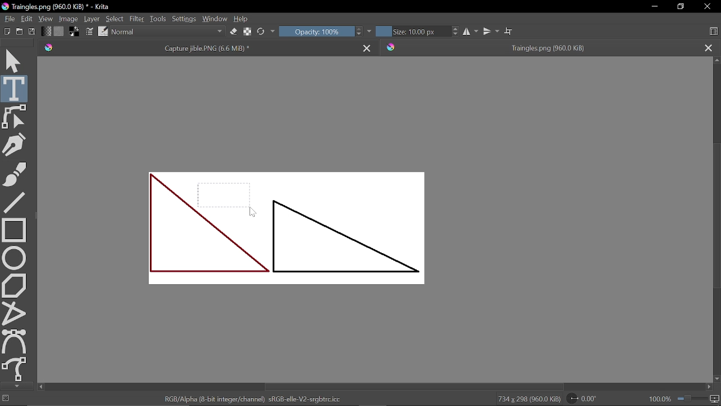 This screenshot has width=721, height=406. I want to click on Gradient fill, so click(45, 32).